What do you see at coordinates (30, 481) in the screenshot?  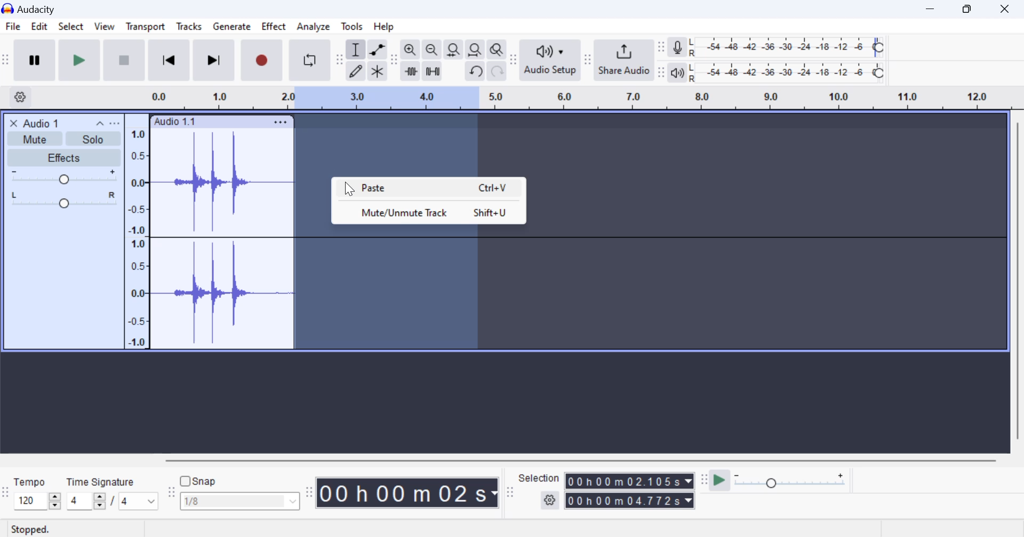 I see `Tempo ` at bounding box center [30, 481].